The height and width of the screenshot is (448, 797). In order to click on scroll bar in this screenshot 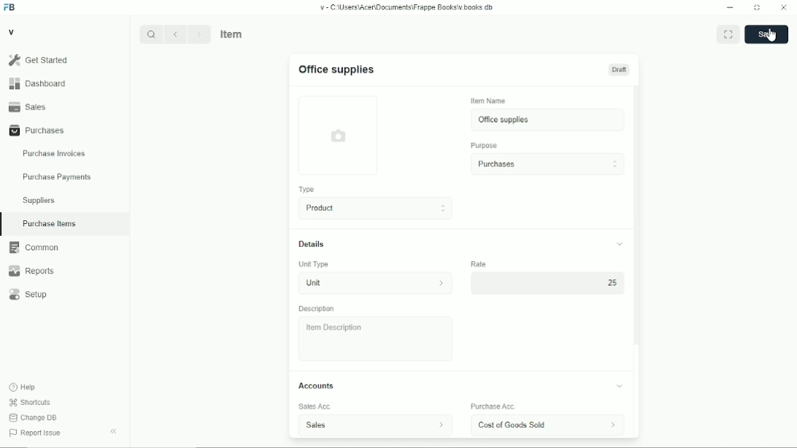, I will do `click(636, 261)`.